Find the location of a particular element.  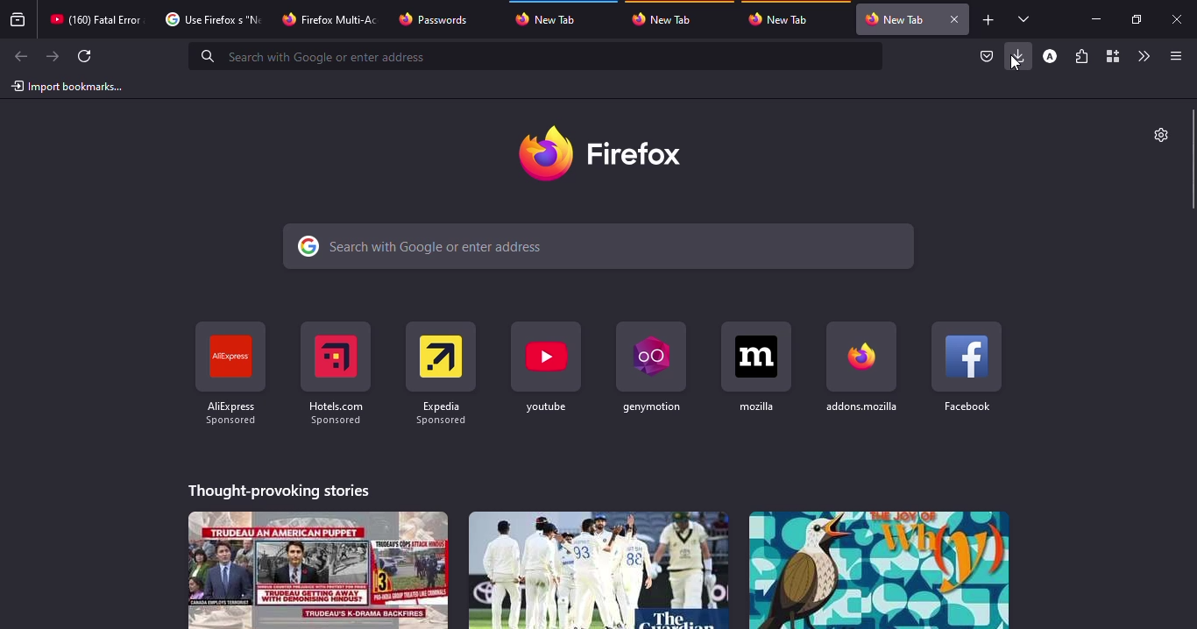

minimize is located at coordinates (1095, 18).